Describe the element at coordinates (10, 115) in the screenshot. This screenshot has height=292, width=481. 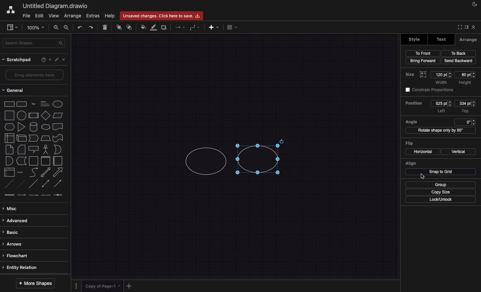
I see `square` at that location.